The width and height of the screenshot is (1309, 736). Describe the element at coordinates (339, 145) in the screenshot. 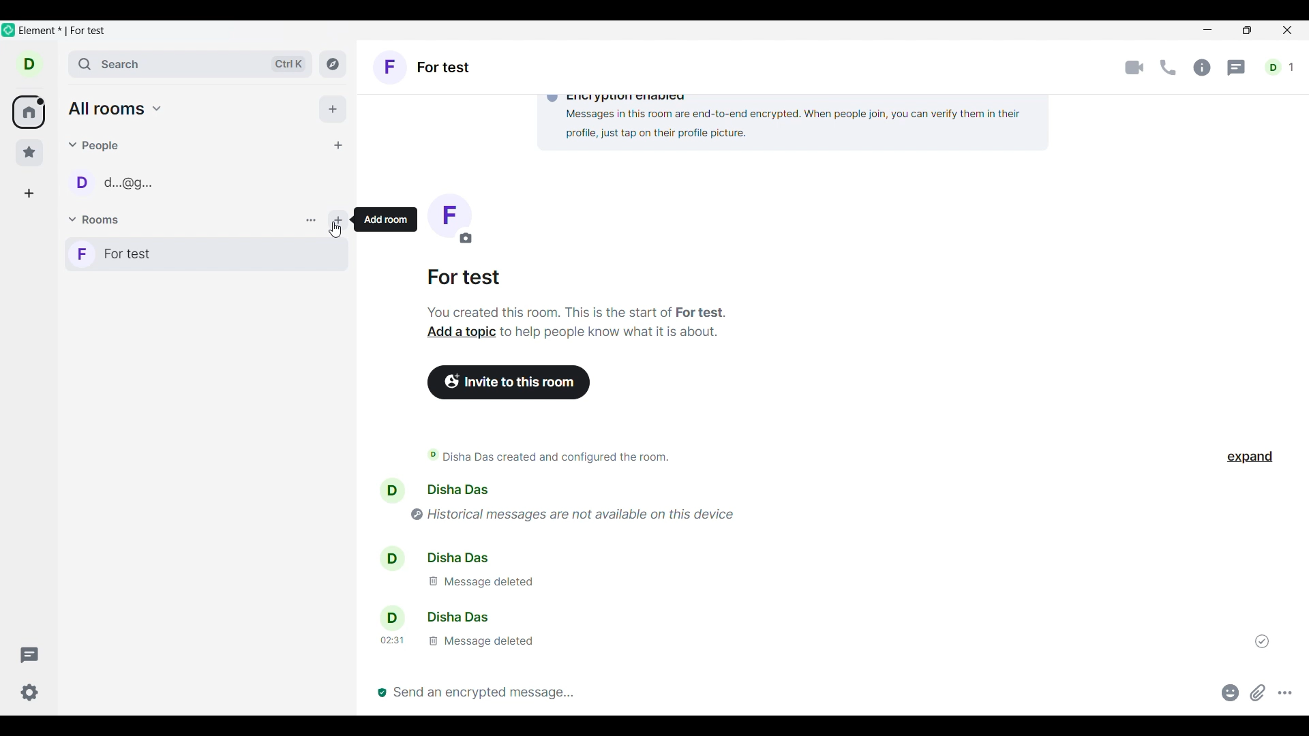

I see `Start chat` at that location.